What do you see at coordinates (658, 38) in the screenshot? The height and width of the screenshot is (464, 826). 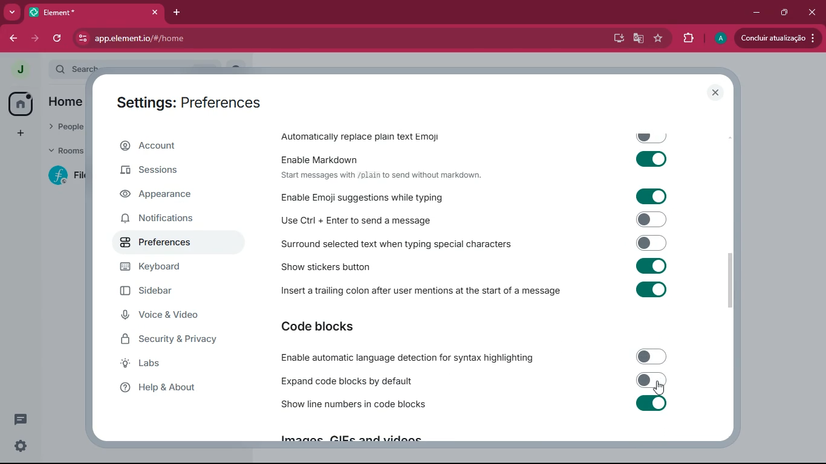 I see `favourite` at bounding box center [658, 38].